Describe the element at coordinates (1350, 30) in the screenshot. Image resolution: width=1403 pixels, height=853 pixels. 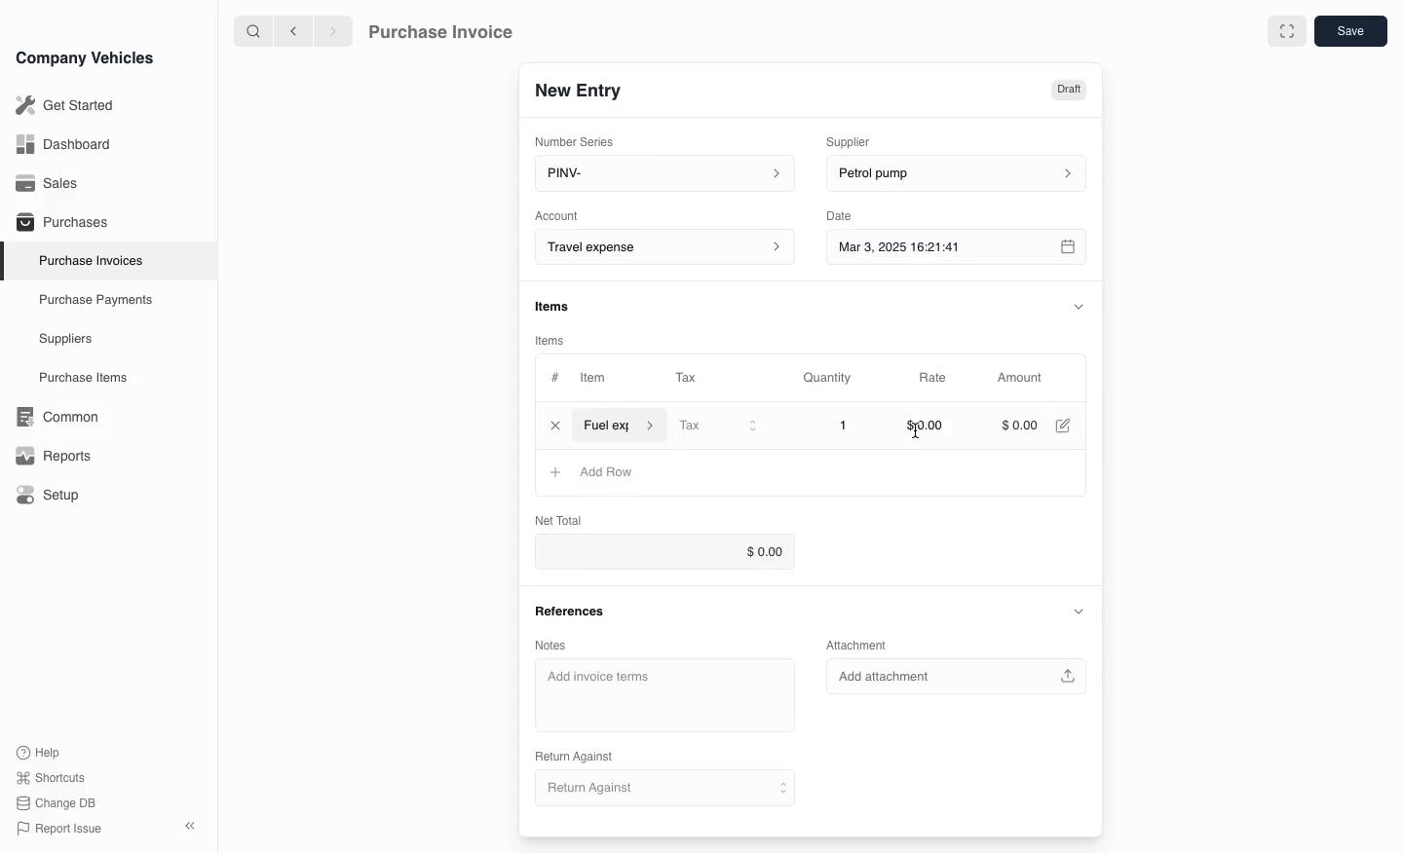
I see `save` at that location.